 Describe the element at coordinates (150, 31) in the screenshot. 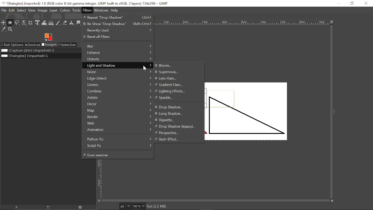

I see `>` at that location.